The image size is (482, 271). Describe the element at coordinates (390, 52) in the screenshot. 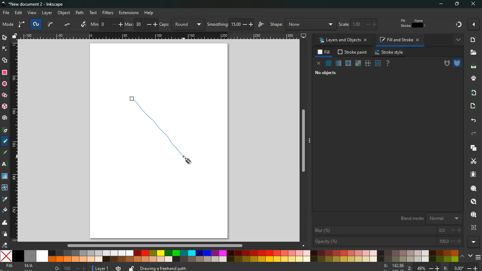

I see `stroke style` at that location.